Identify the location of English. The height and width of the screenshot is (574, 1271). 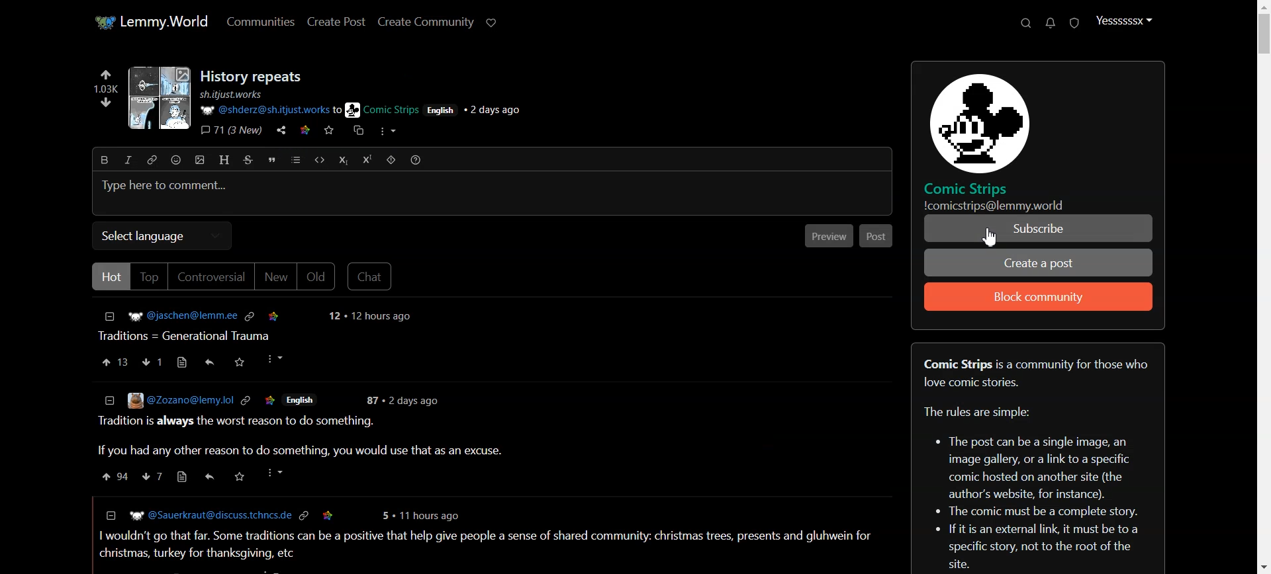
(305, 400).